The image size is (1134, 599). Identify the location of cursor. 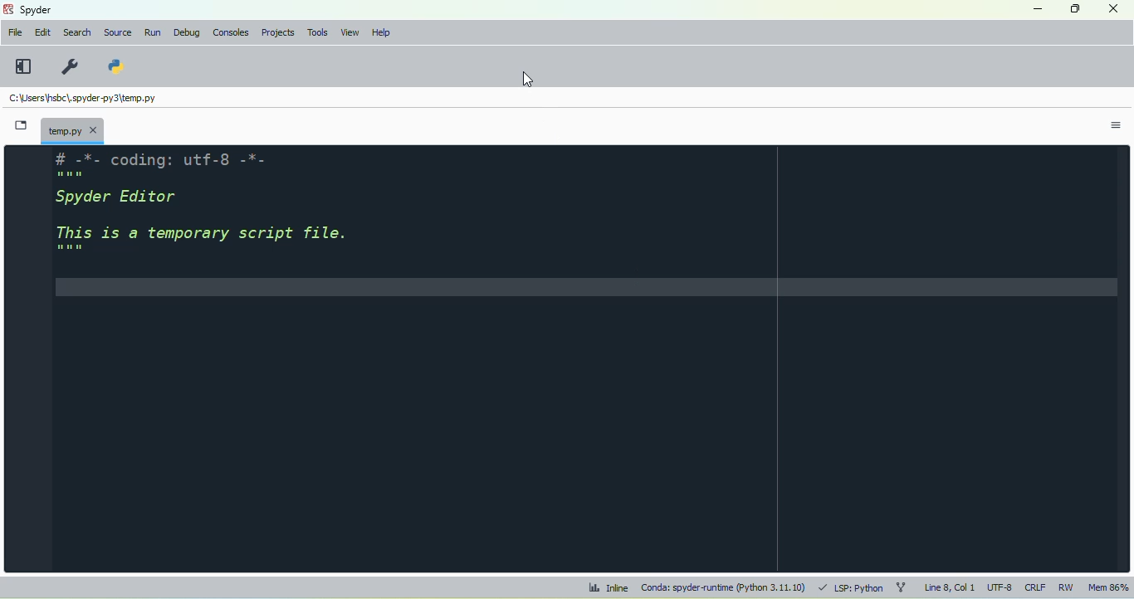
(527, 80).